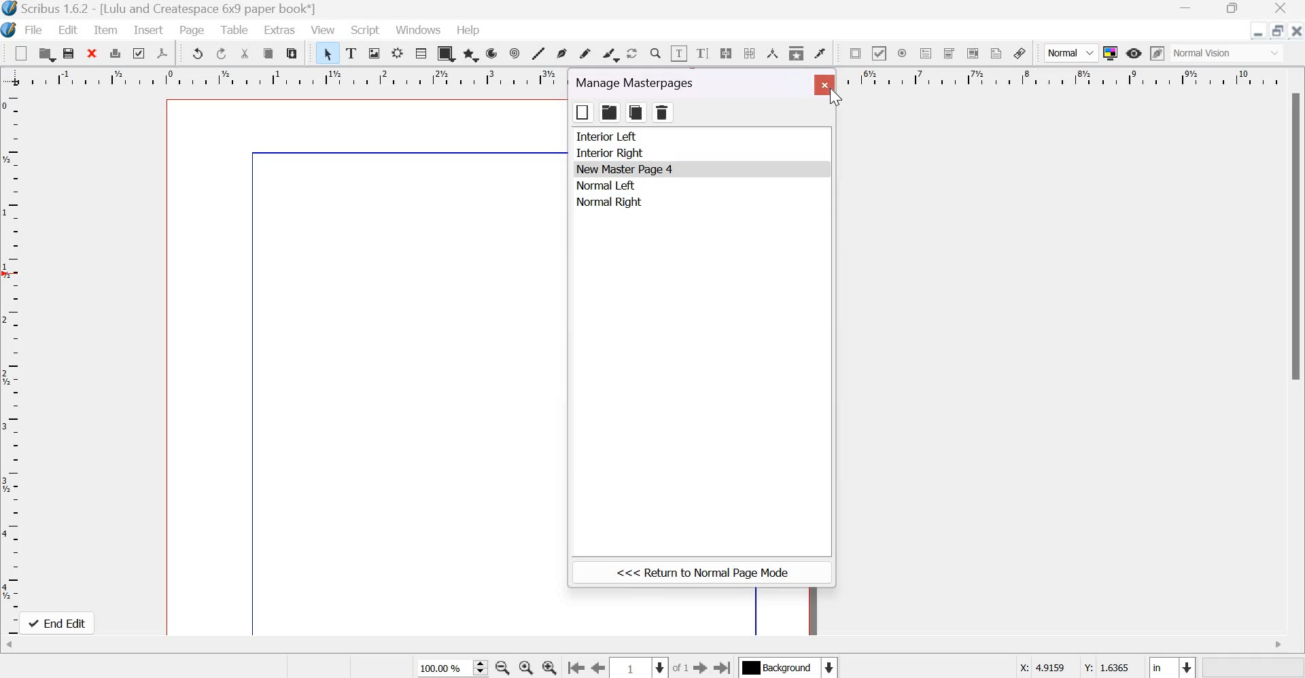 This screenshot has height=678, width=1305. What do you see at coordinates (835, 95) in the screenshot?
I see `cursor` at bounding box center [835, 95].